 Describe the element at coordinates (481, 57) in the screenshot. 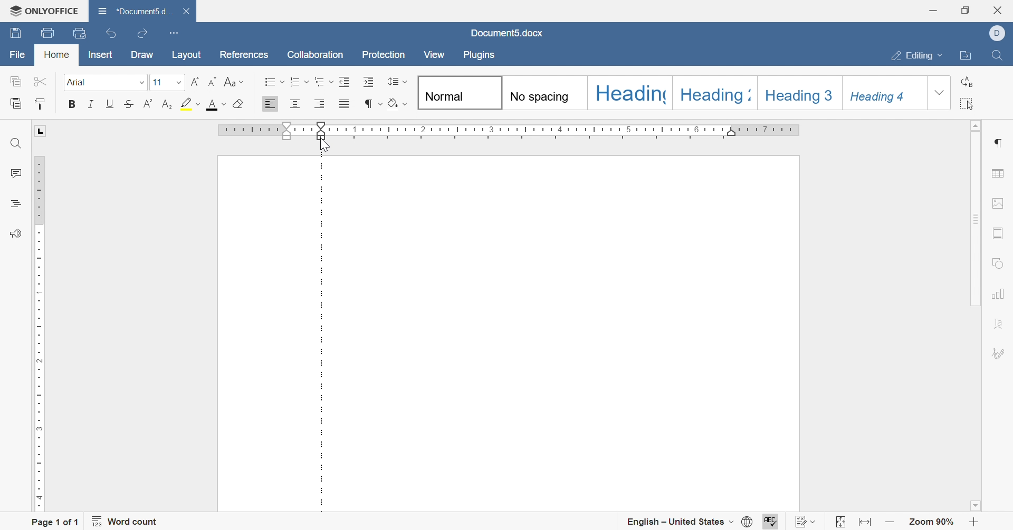

I see `plugins` at that location.